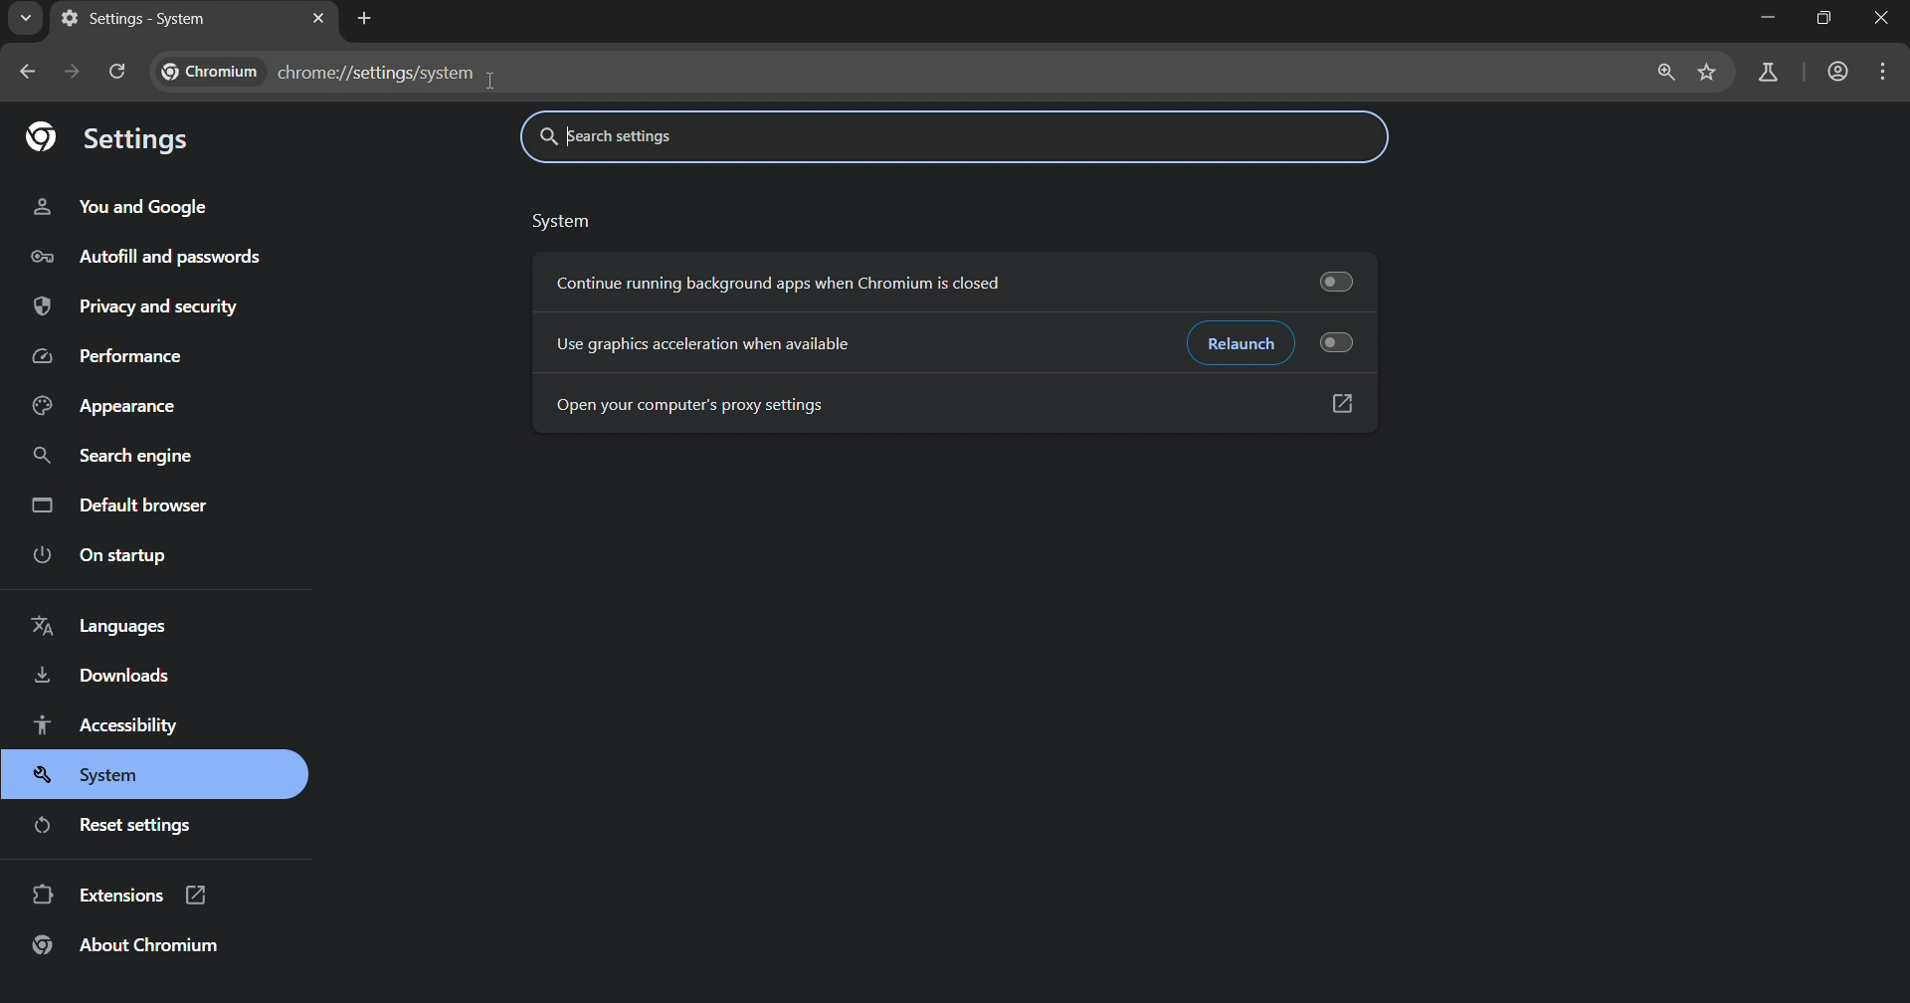 The width and height of the screenshot is (1910, 1003). I want to click on reset settings, so click(115, 828).